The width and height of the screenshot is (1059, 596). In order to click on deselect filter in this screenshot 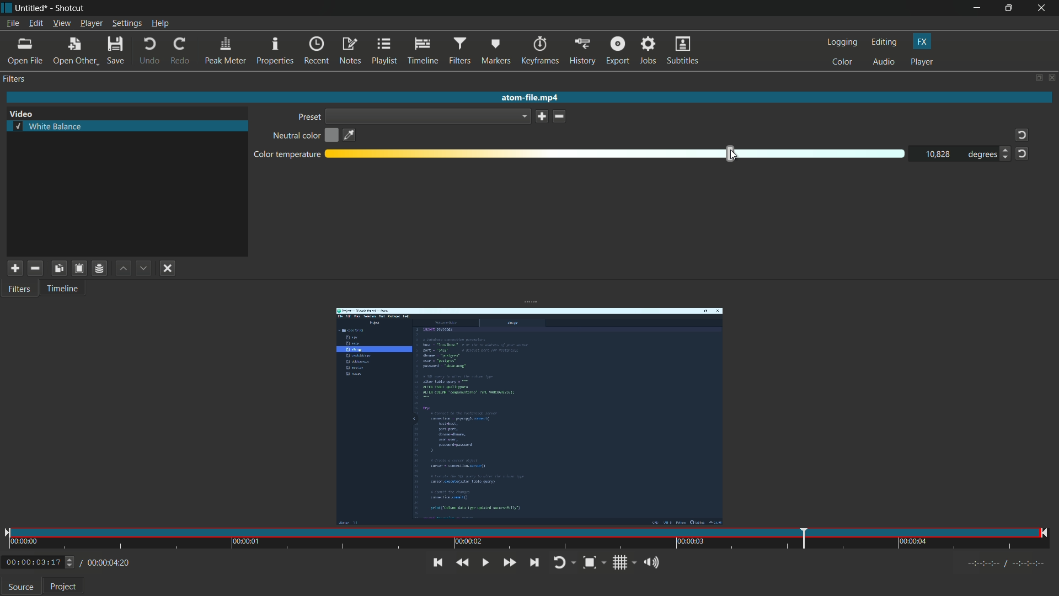, I will do `click(168, 268)`.